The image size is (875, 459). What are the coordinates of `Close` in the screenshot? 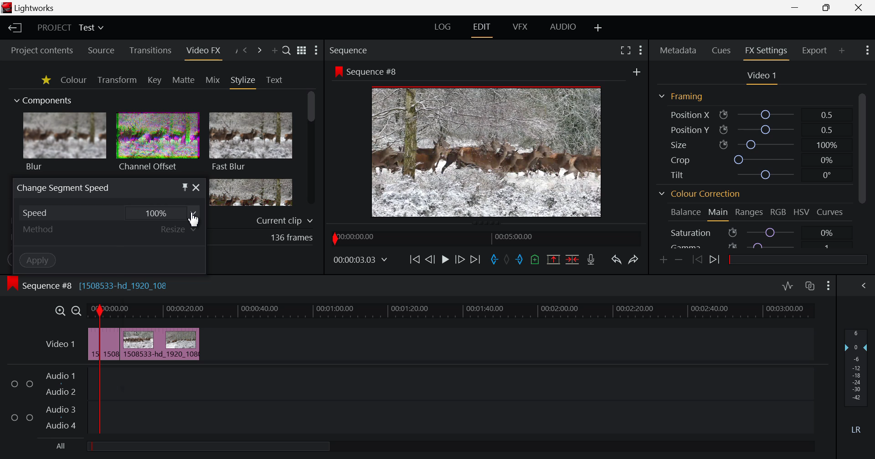 It's located at (196, 187).